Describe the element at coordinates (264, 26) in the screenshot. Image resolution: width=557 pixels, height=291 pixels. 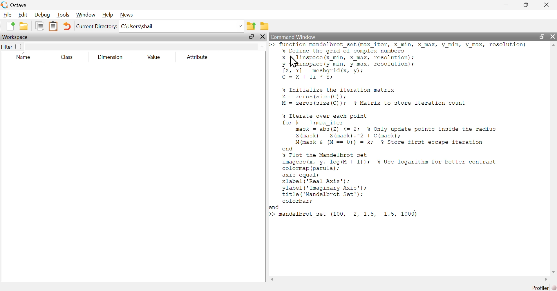
I see `Browse directories` at that location.